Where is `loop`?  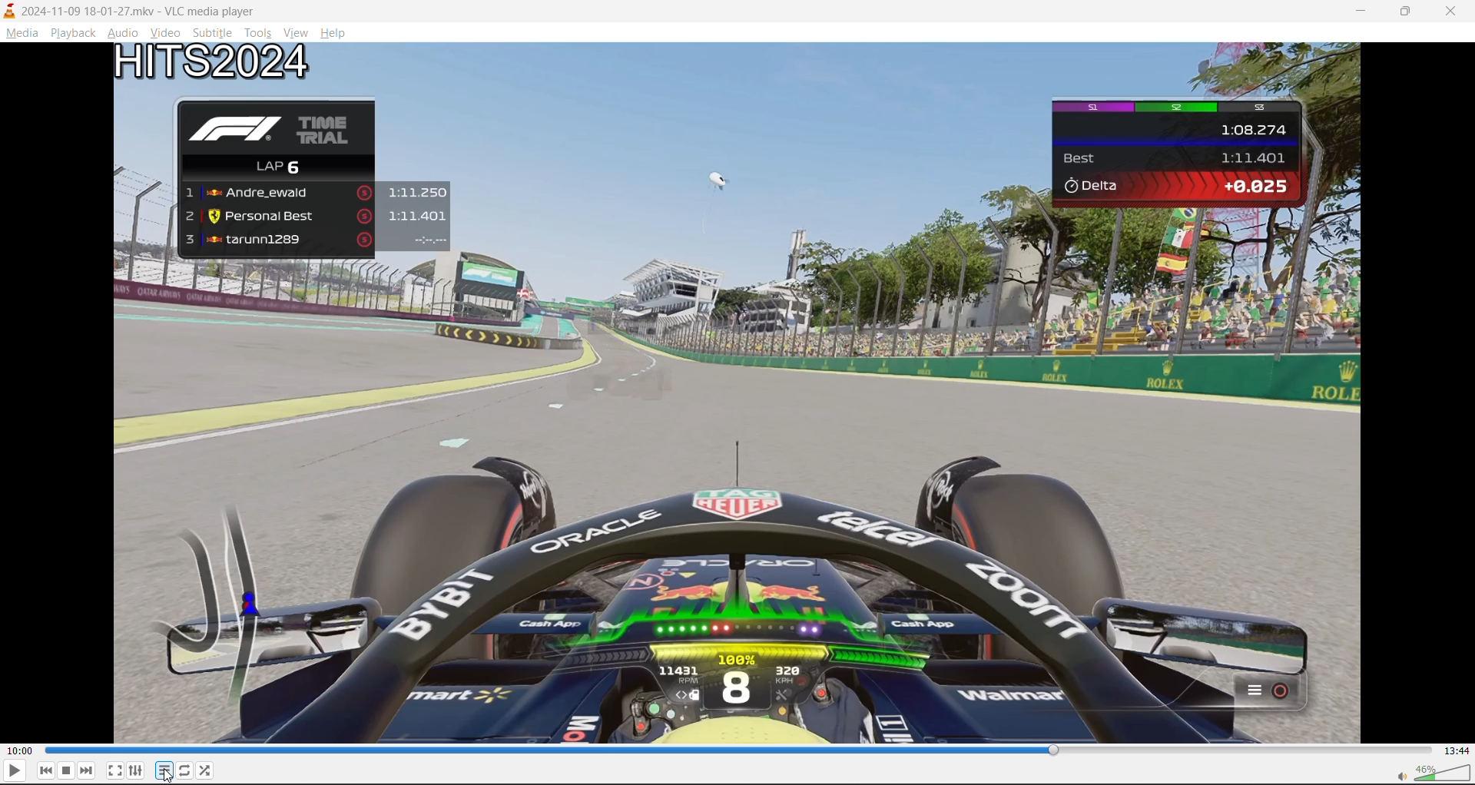 loop is located at coordinates (184, 770).